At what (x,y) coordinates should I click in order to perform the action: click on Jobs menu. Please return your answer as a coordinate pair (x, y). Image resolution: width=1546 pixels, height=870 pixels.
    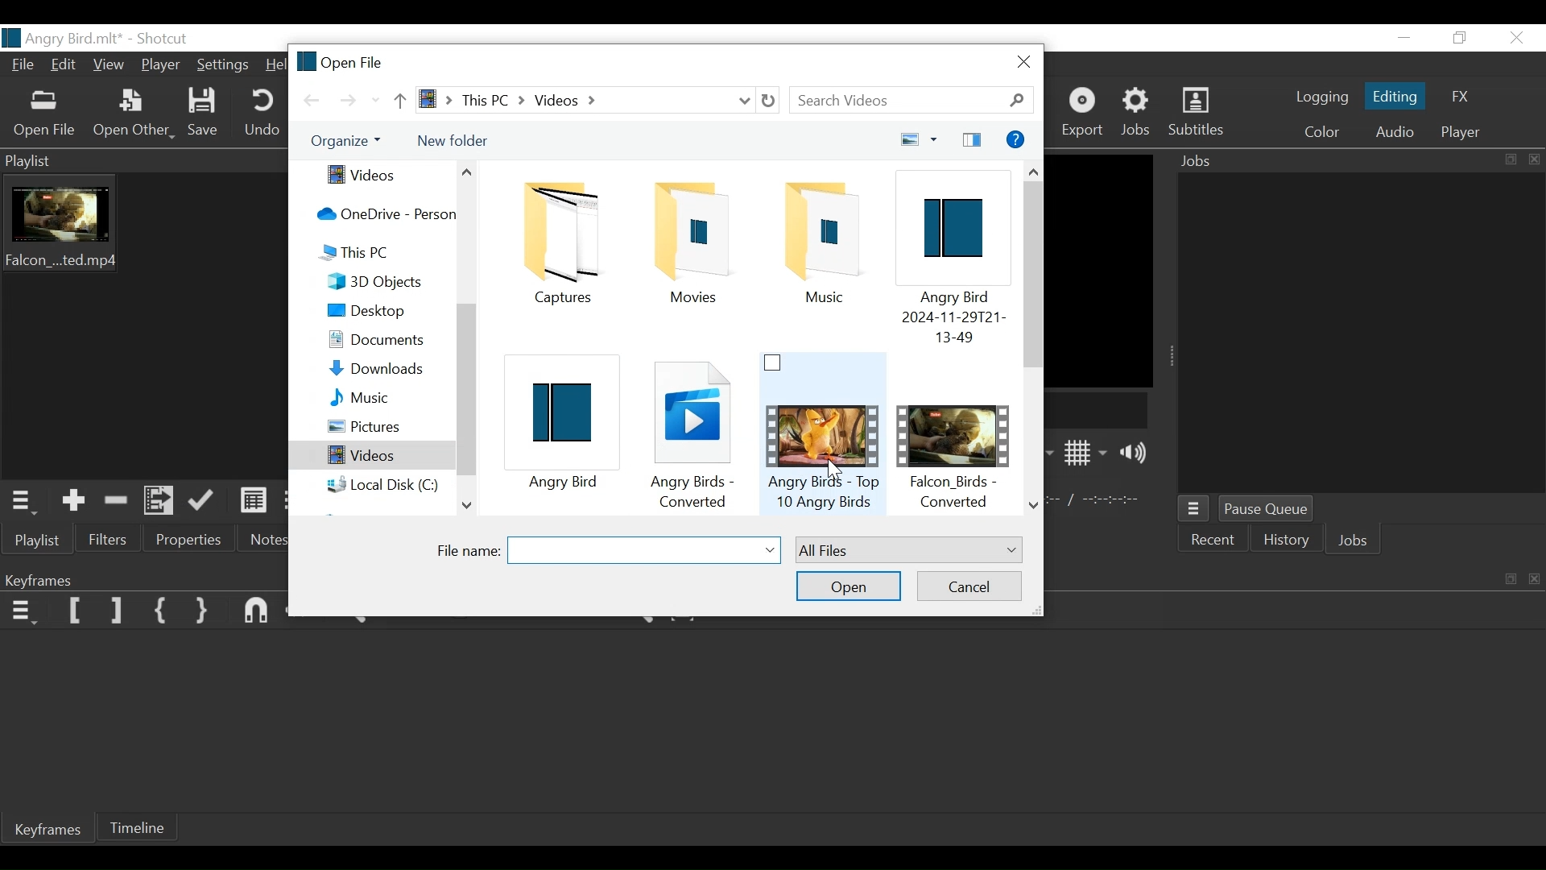
    Looking at the image, I should click on (1195, 508).